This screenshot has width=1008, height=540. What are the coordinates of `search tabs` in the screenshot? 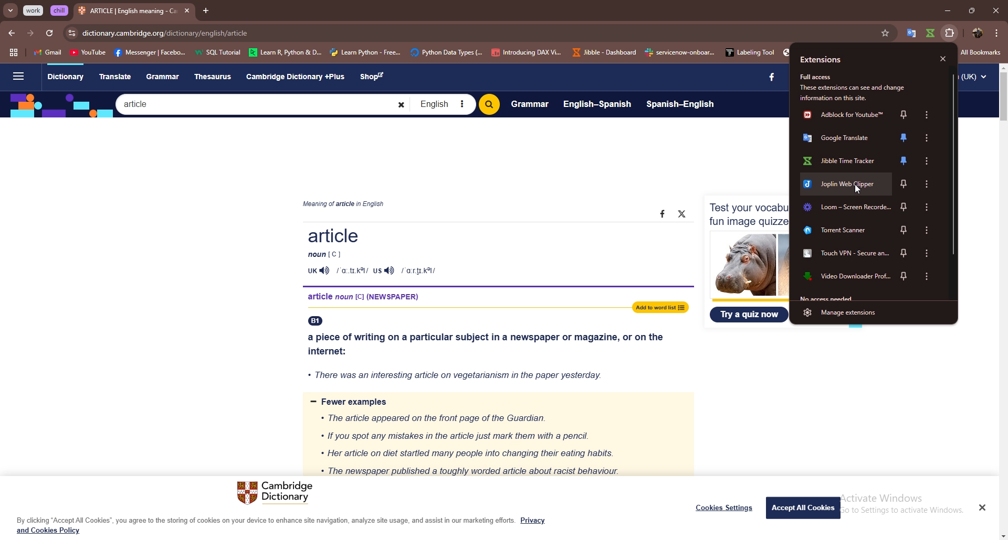 It's located at (11, 11).